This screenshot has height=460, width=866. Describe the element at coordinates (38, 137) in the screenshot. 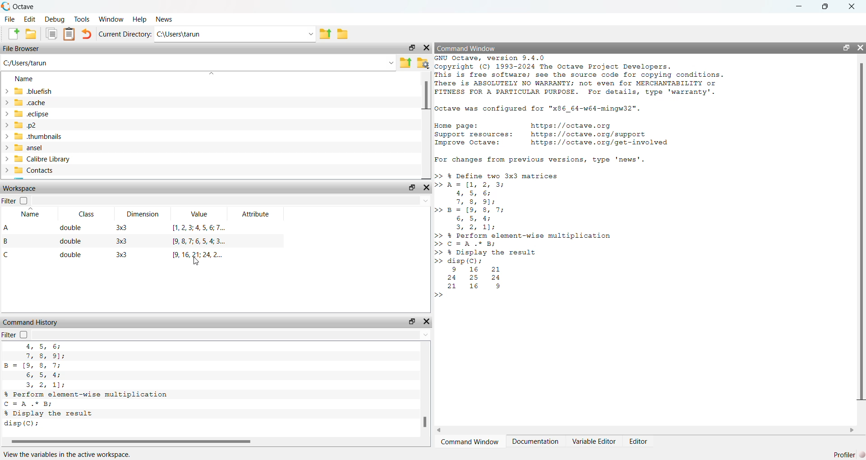

I see `thumbnails` at that location.